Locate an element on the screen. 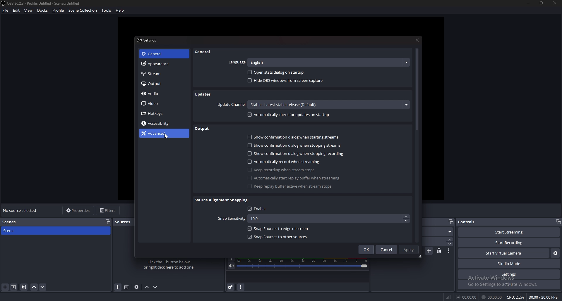 This screenshot has width=562, height=301. move sources down is located at coordinates (156, 287).